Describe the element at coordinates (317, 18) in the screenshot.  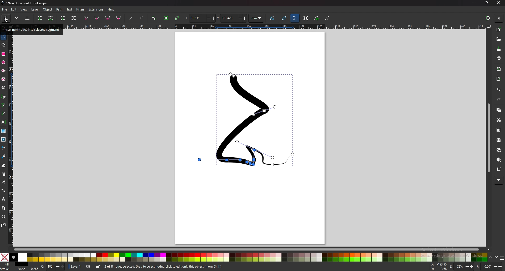
I see `mask` at that location.